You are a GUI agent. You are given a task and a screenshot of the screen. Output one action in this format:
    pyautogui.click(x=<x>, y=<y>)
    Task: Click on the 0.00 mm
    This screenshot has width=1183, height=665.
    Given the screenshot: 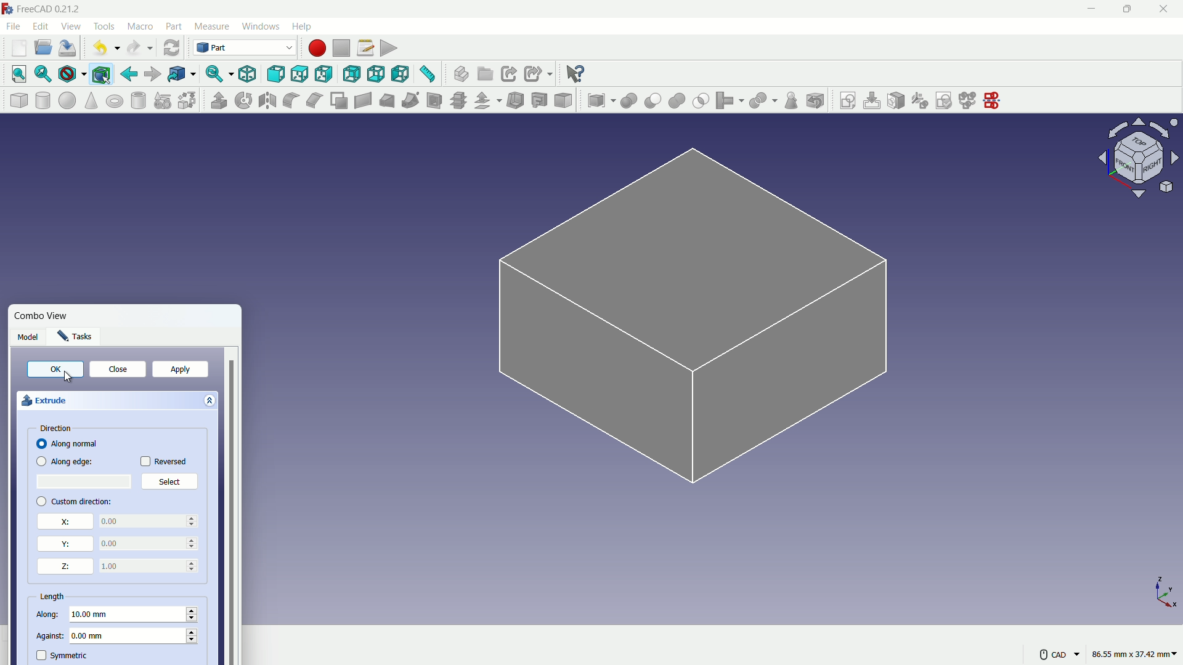 What is the action you would take?
    pyautogui.click(x=133, y=636)
    